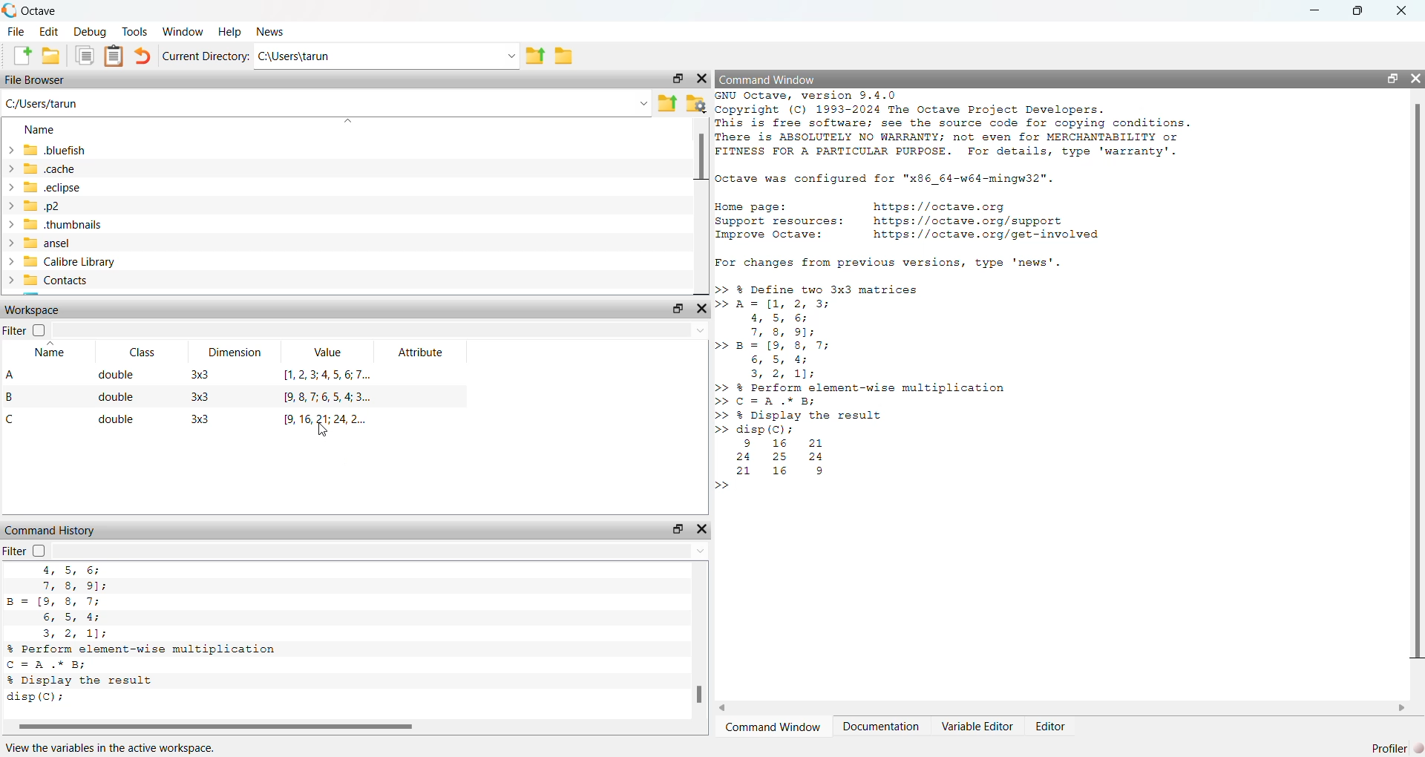 Image resolution: width=1425 pixels, height=757 pixels. What do you see at coordinates (195, 376) in the screenshot?
I see `A double 33 1,2,3;4567..` at bounding box center [195, 376].